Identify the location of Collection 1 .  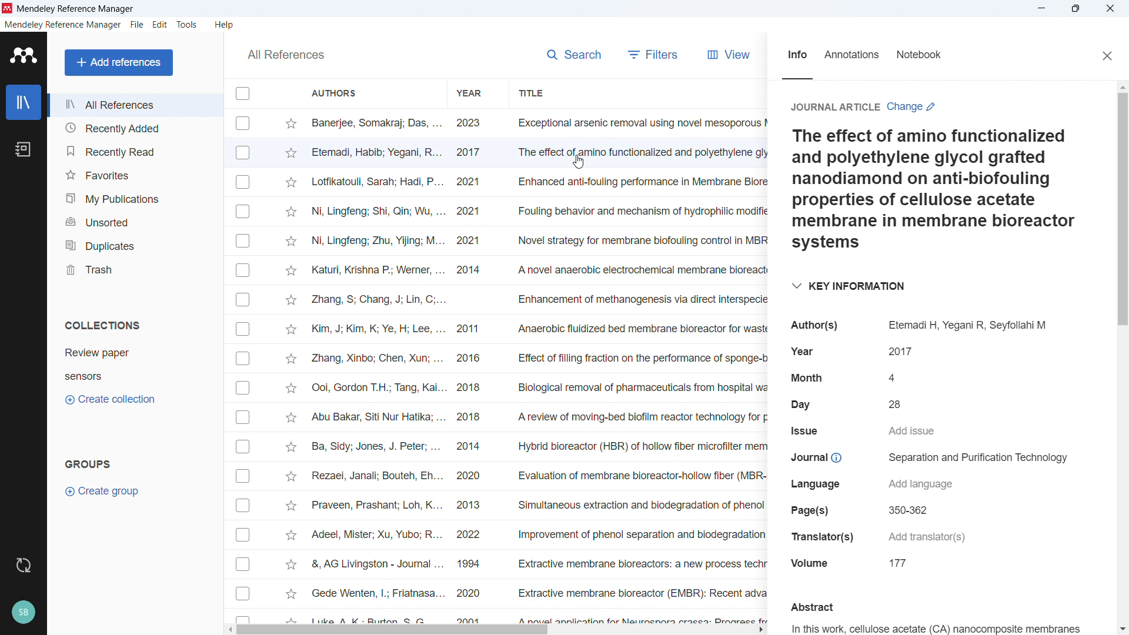
(98, 353).